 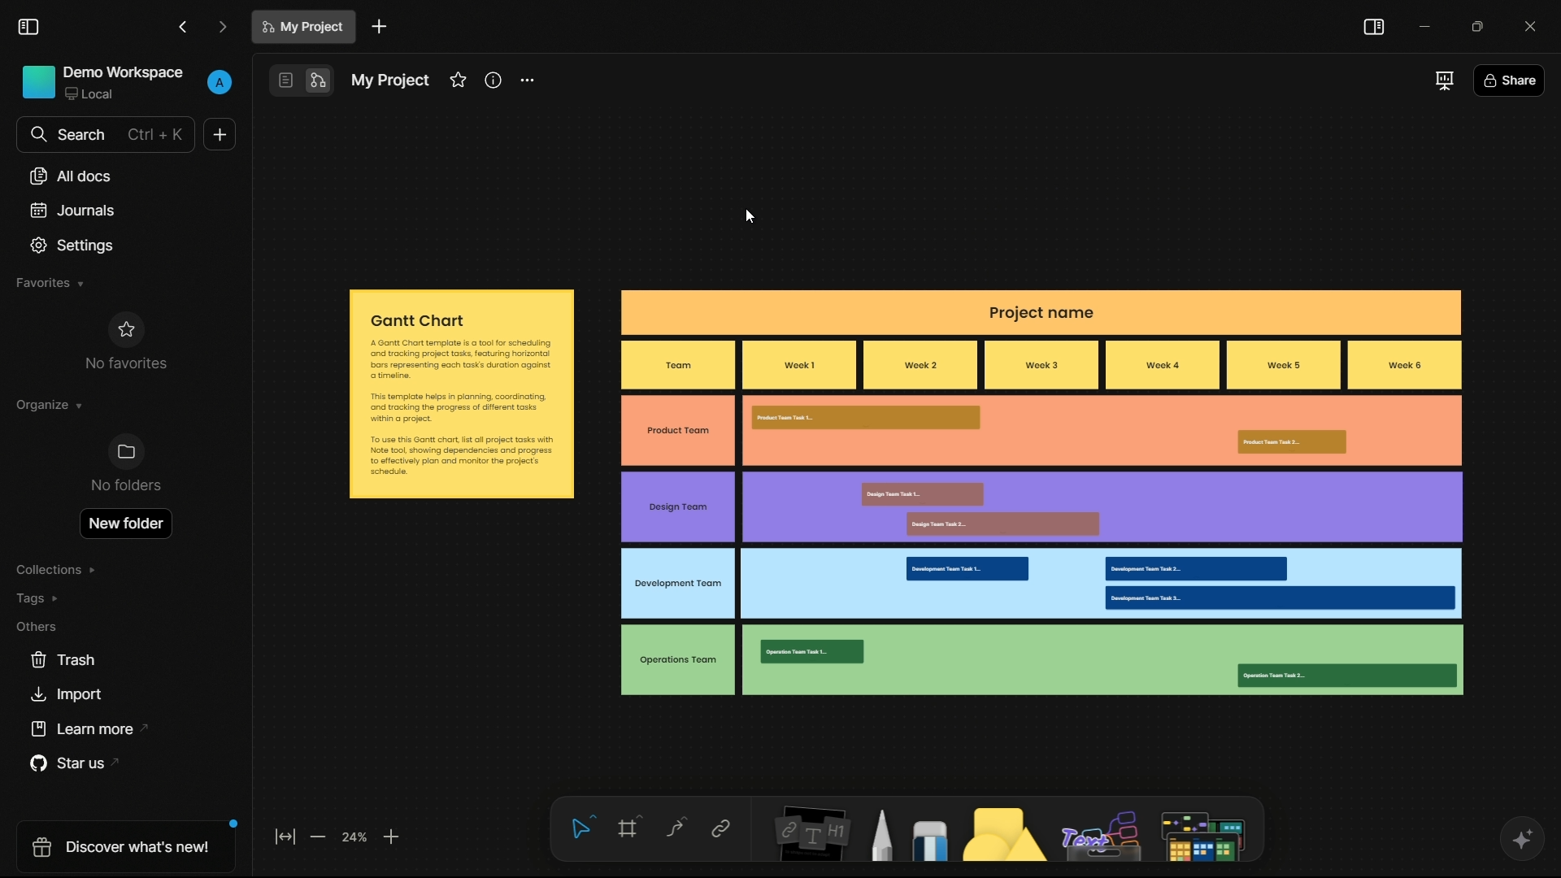 I want to click on new document, so click(x=221, y=134).